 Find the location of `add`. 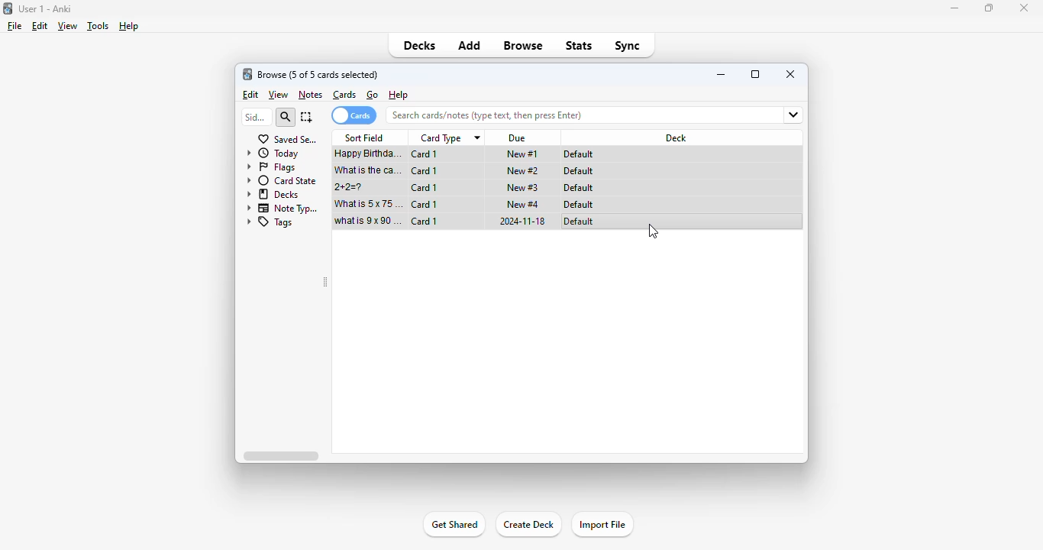

add is located at coordinates (470, 46).